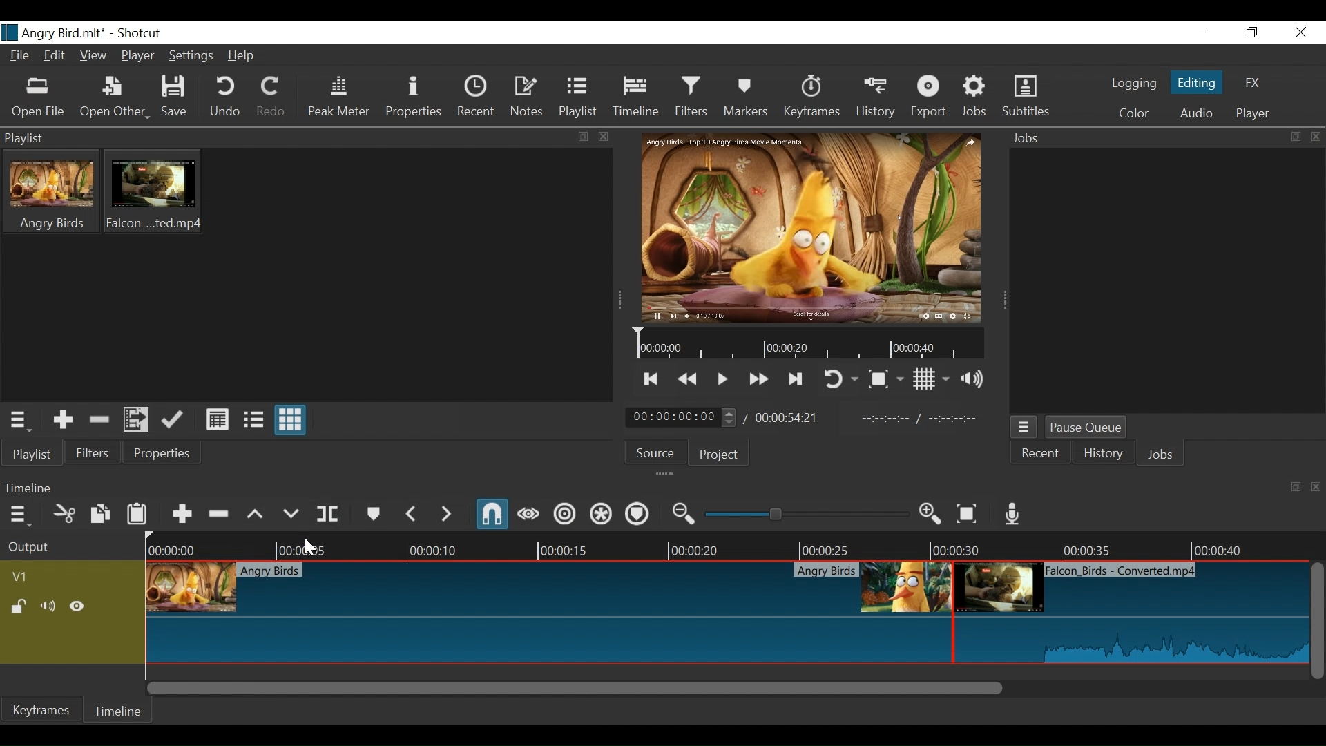 The height and width of the screenshot is (746, 1326). What do you see at coordinates (876, 97) in the screenshot?
I see `History` at bounding box center [876, 97].